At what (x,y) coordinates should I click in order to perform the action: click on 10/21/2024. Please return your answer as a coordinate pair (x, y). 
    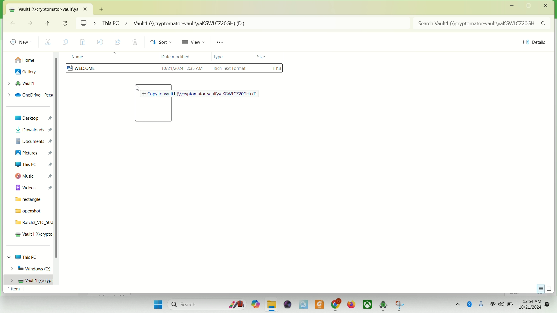
    Looking at the image, I should click on (530, 308).